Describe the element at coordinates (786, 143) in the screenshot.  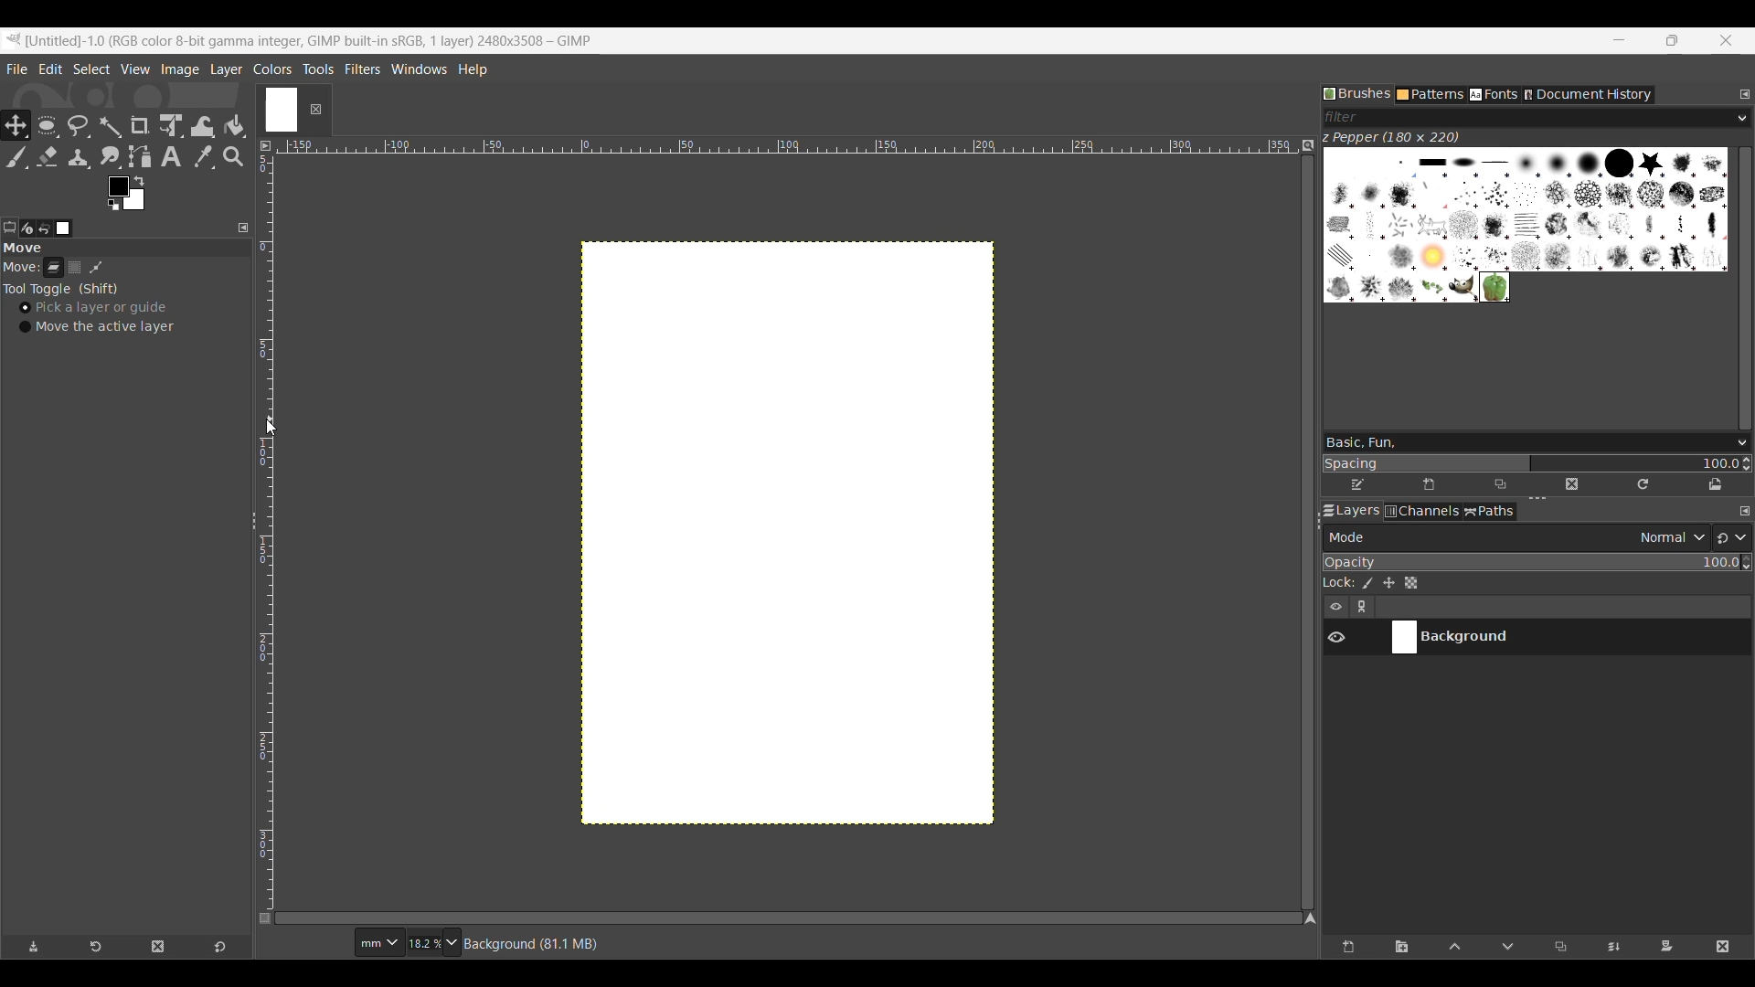
I see `Horizontal euler` at that location.